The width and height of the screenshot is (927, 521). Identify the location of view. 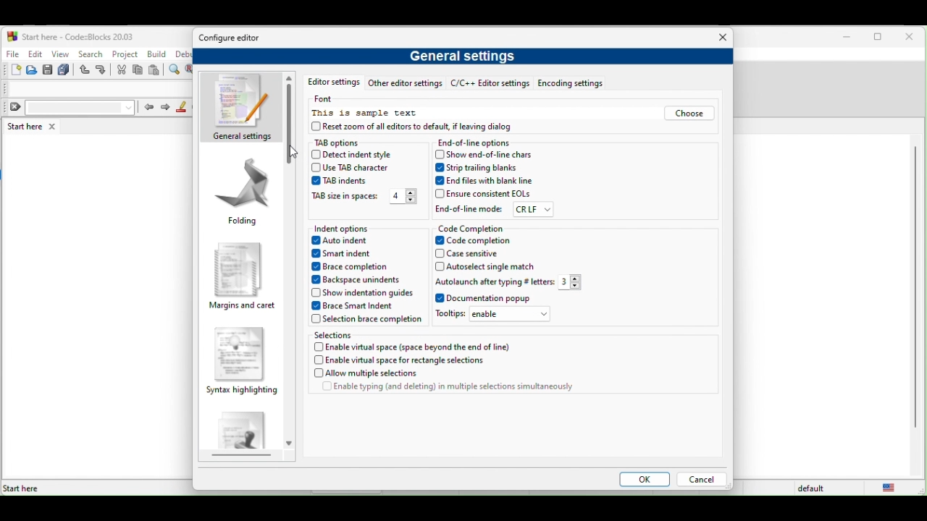
(61, 54).